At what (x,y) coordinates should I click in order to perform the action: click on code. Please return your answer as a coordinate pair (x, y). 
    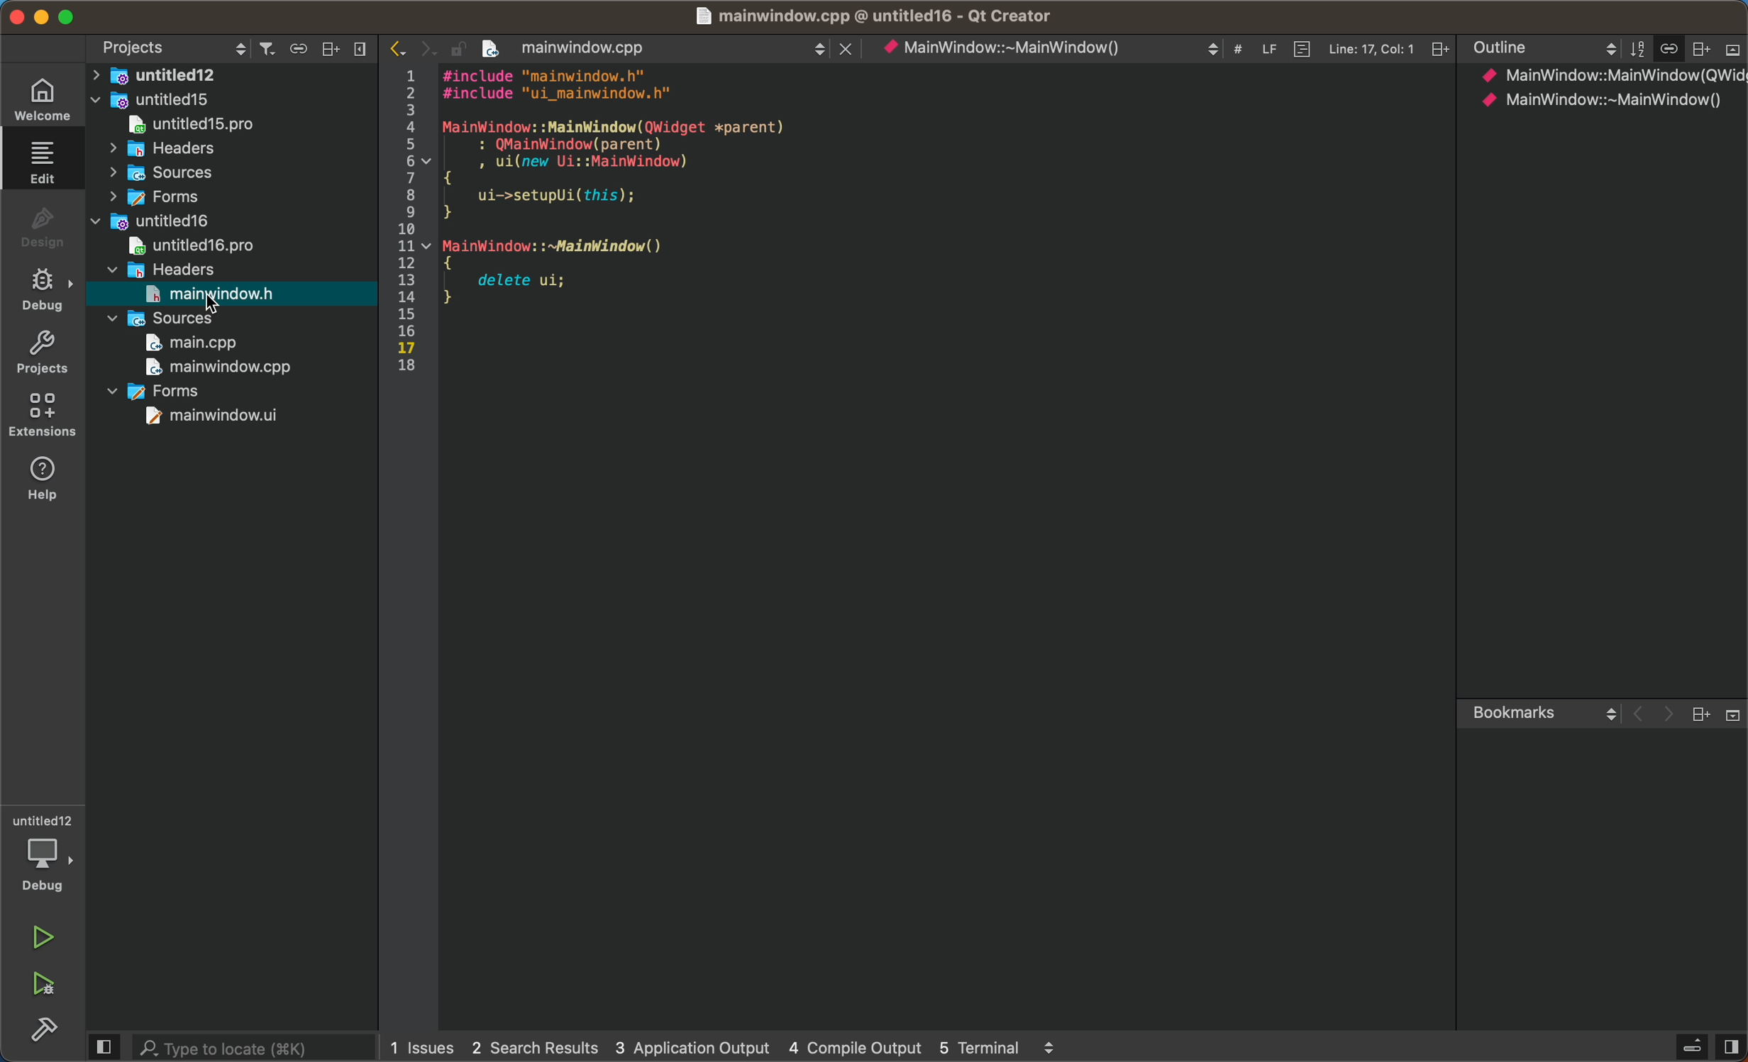
    Looking at the image, I should click on (941, 240).